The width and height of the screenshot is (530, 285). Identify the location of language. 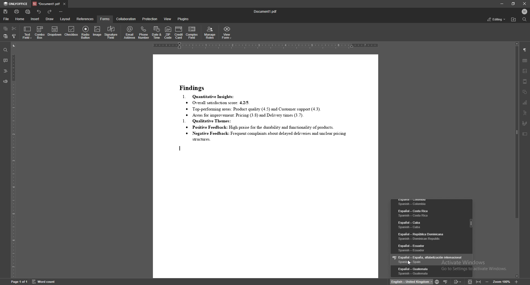
(427, 213).